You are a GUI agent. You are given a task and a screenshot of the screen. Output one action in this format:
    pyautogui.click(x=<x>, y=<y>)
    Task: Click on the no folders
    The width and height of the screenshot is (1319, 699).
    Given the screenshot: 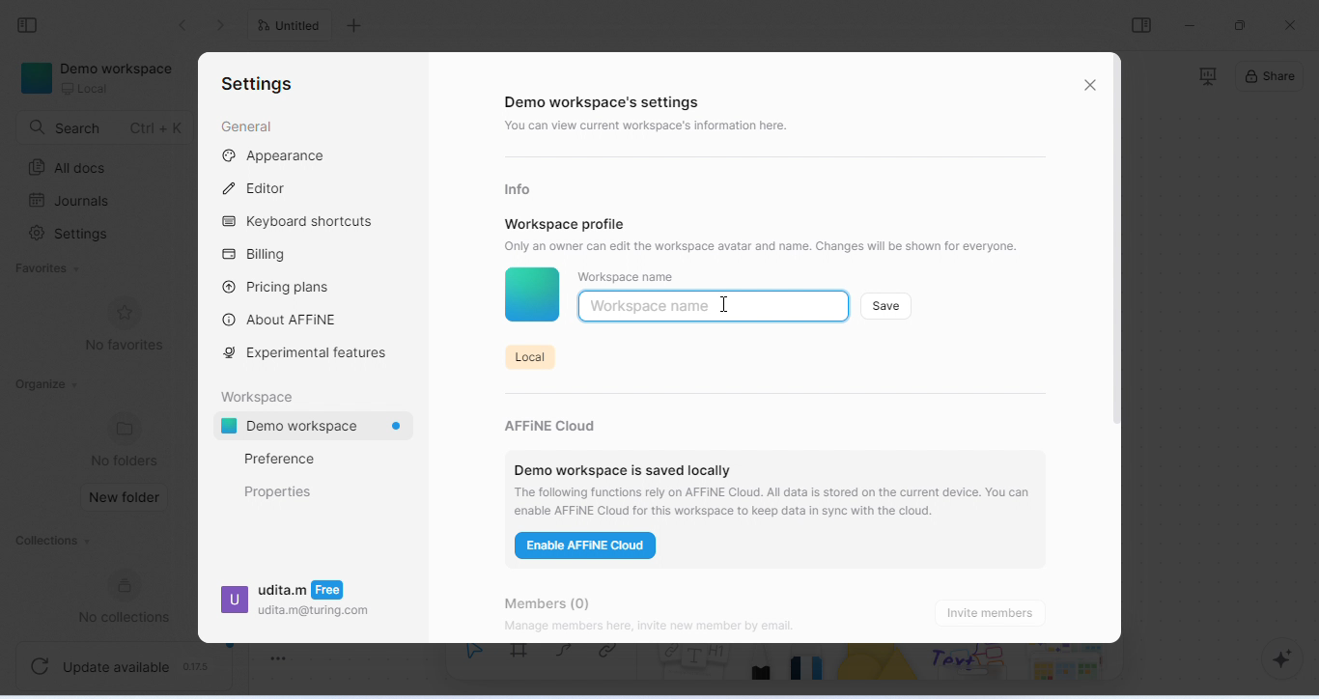 What is the action you would take?
    pyautogui.click(x=127, y=439)
    